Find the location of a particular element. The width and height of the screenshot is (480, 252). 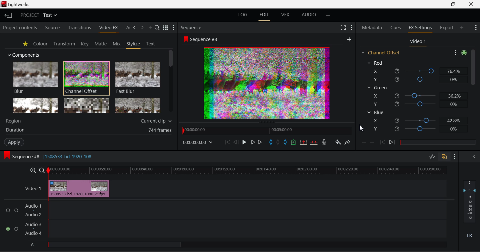

Mark Out is located at coordinates (284, 142).